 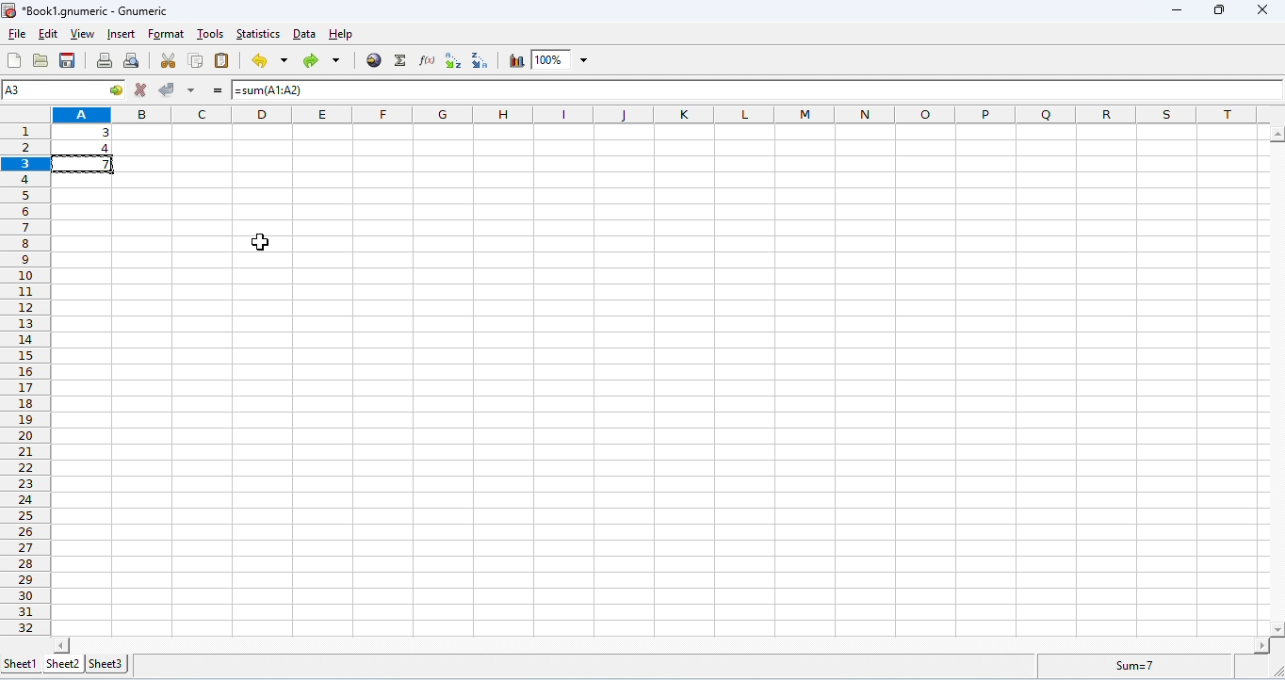 I want to click on function wizard, so click(x=426, y=60).